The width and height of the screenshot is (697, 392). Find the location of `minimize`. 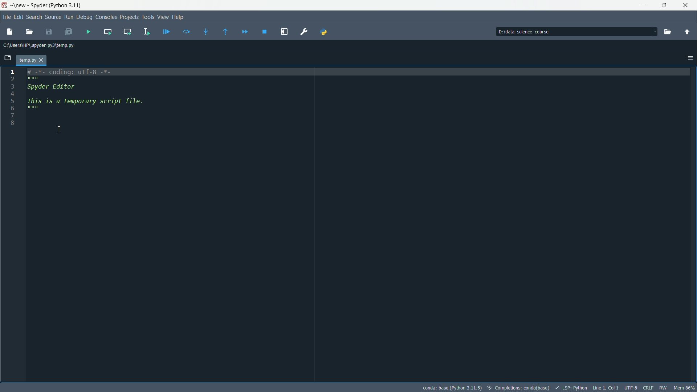

minimize is located at coordinates (641, 4).